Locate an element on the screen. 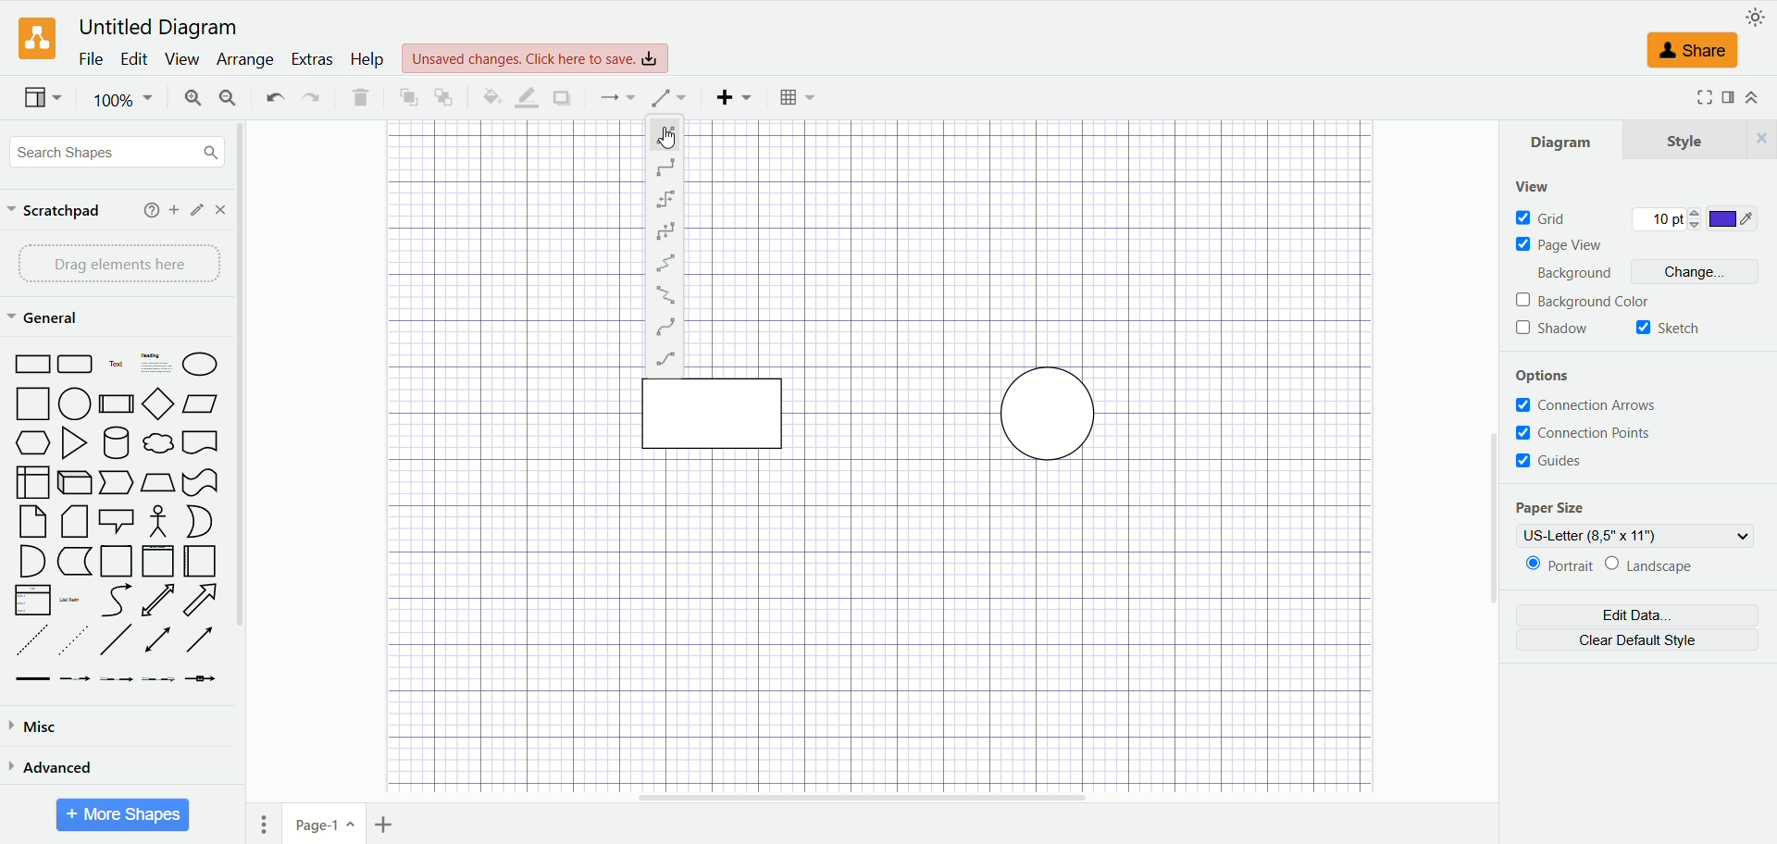 Image resolution: width=1777 pixels, height=844 pixels. Page is located at coordinates (115, 561).